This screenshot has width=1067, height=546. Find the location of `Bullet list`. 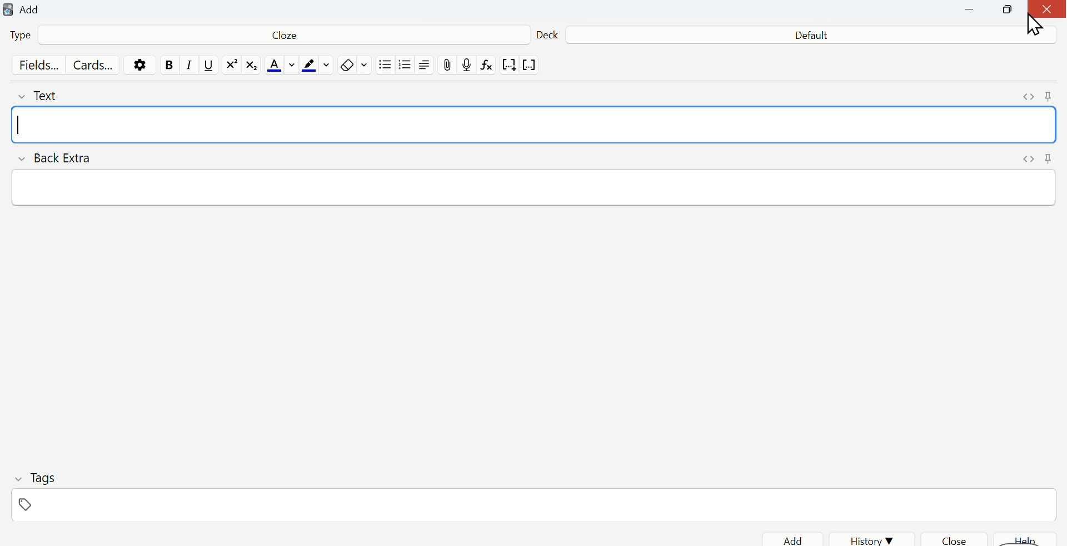

Bullet list is located at coordinates (385, 67).